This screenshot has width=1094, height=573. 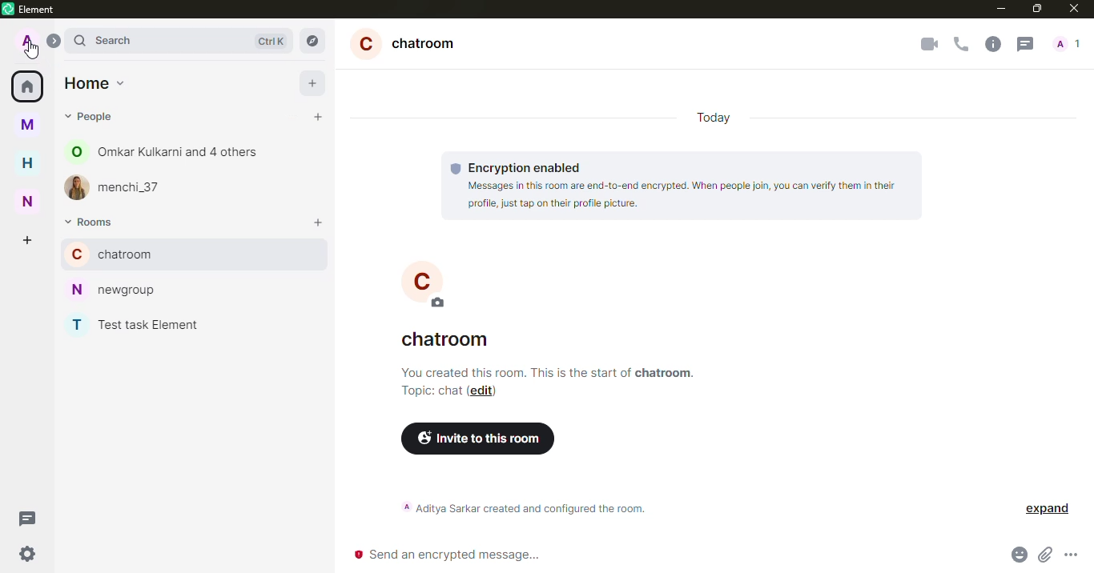 I want to click on profile, so click(x=28, y=35).